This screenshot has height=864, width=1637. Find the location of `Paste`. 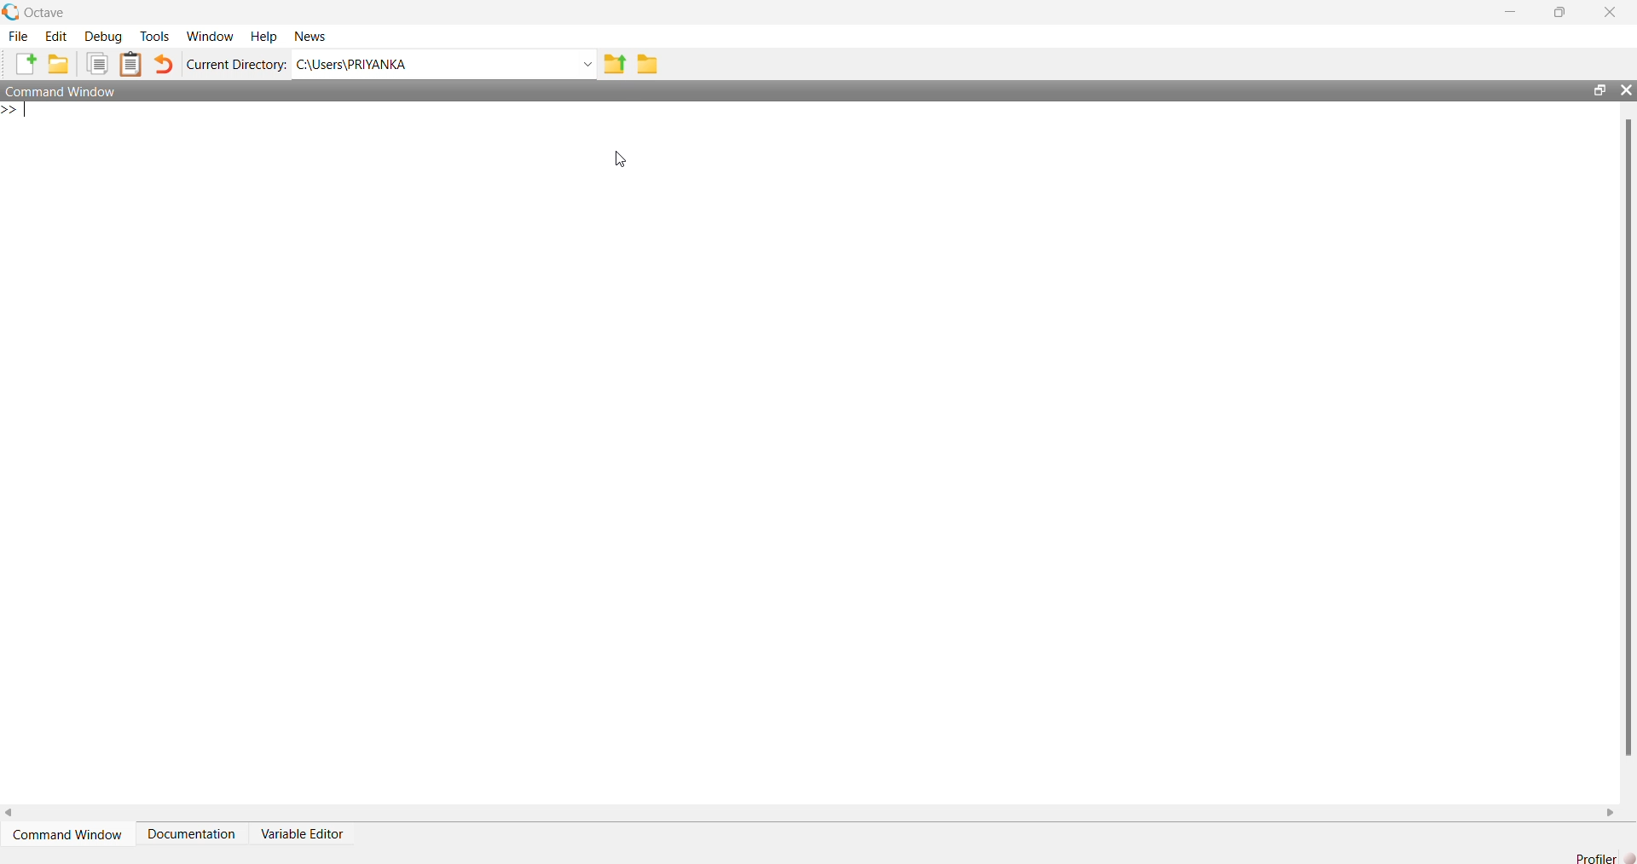

Paste is located at coordinates (130, 65).